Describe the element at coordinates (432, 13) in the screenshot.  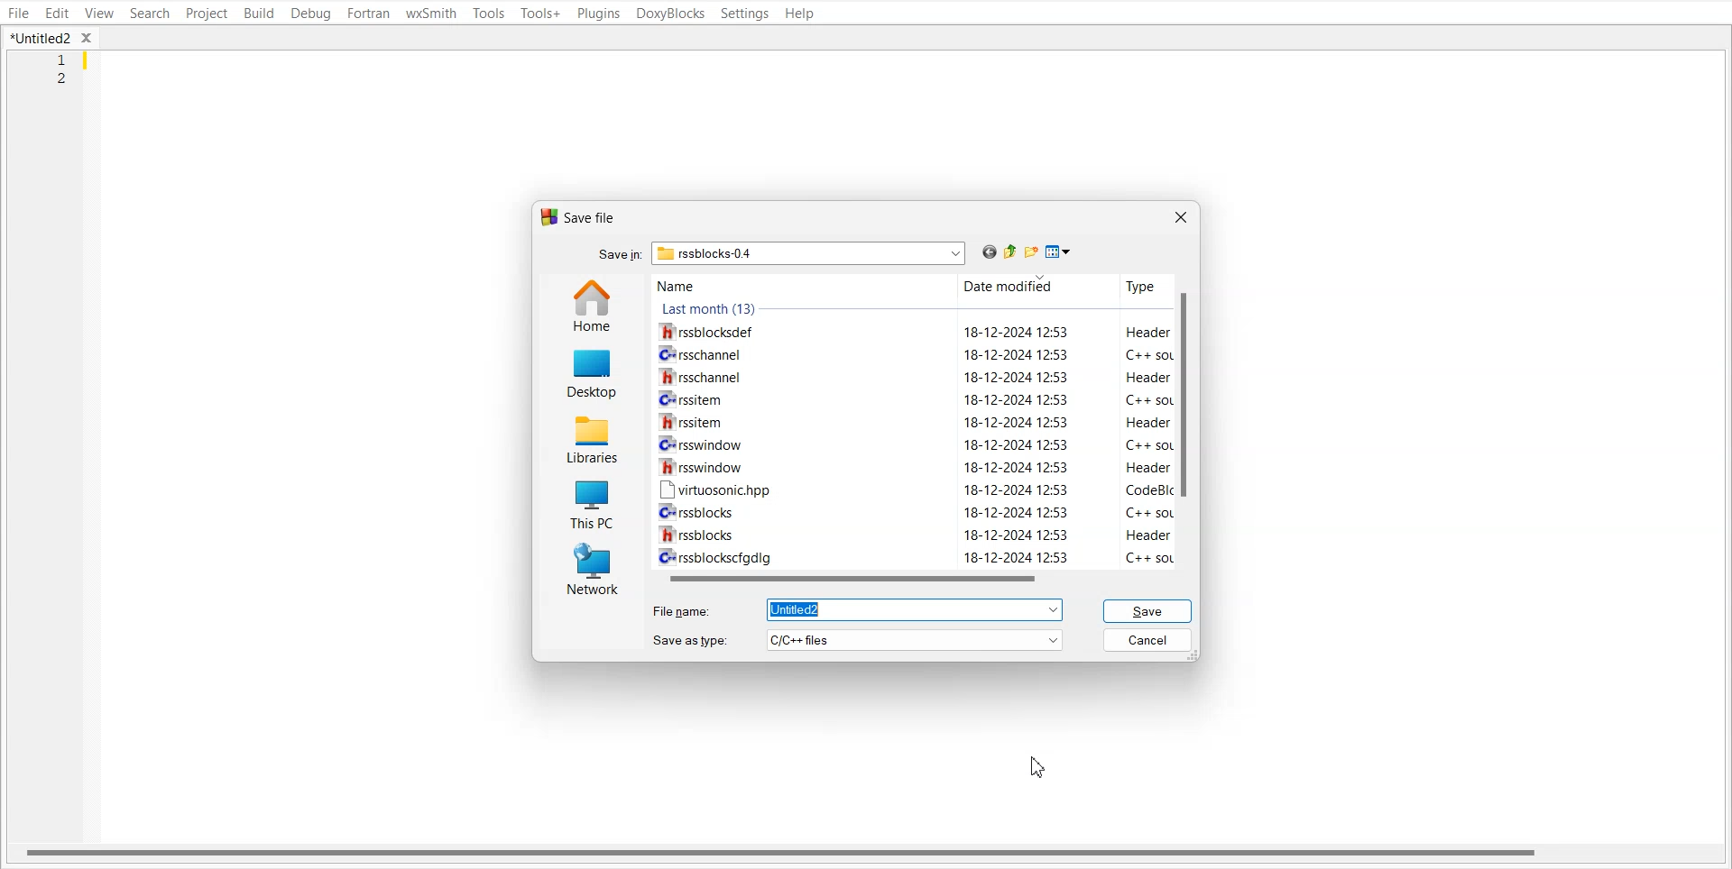
I see `wxSmith` at that location.